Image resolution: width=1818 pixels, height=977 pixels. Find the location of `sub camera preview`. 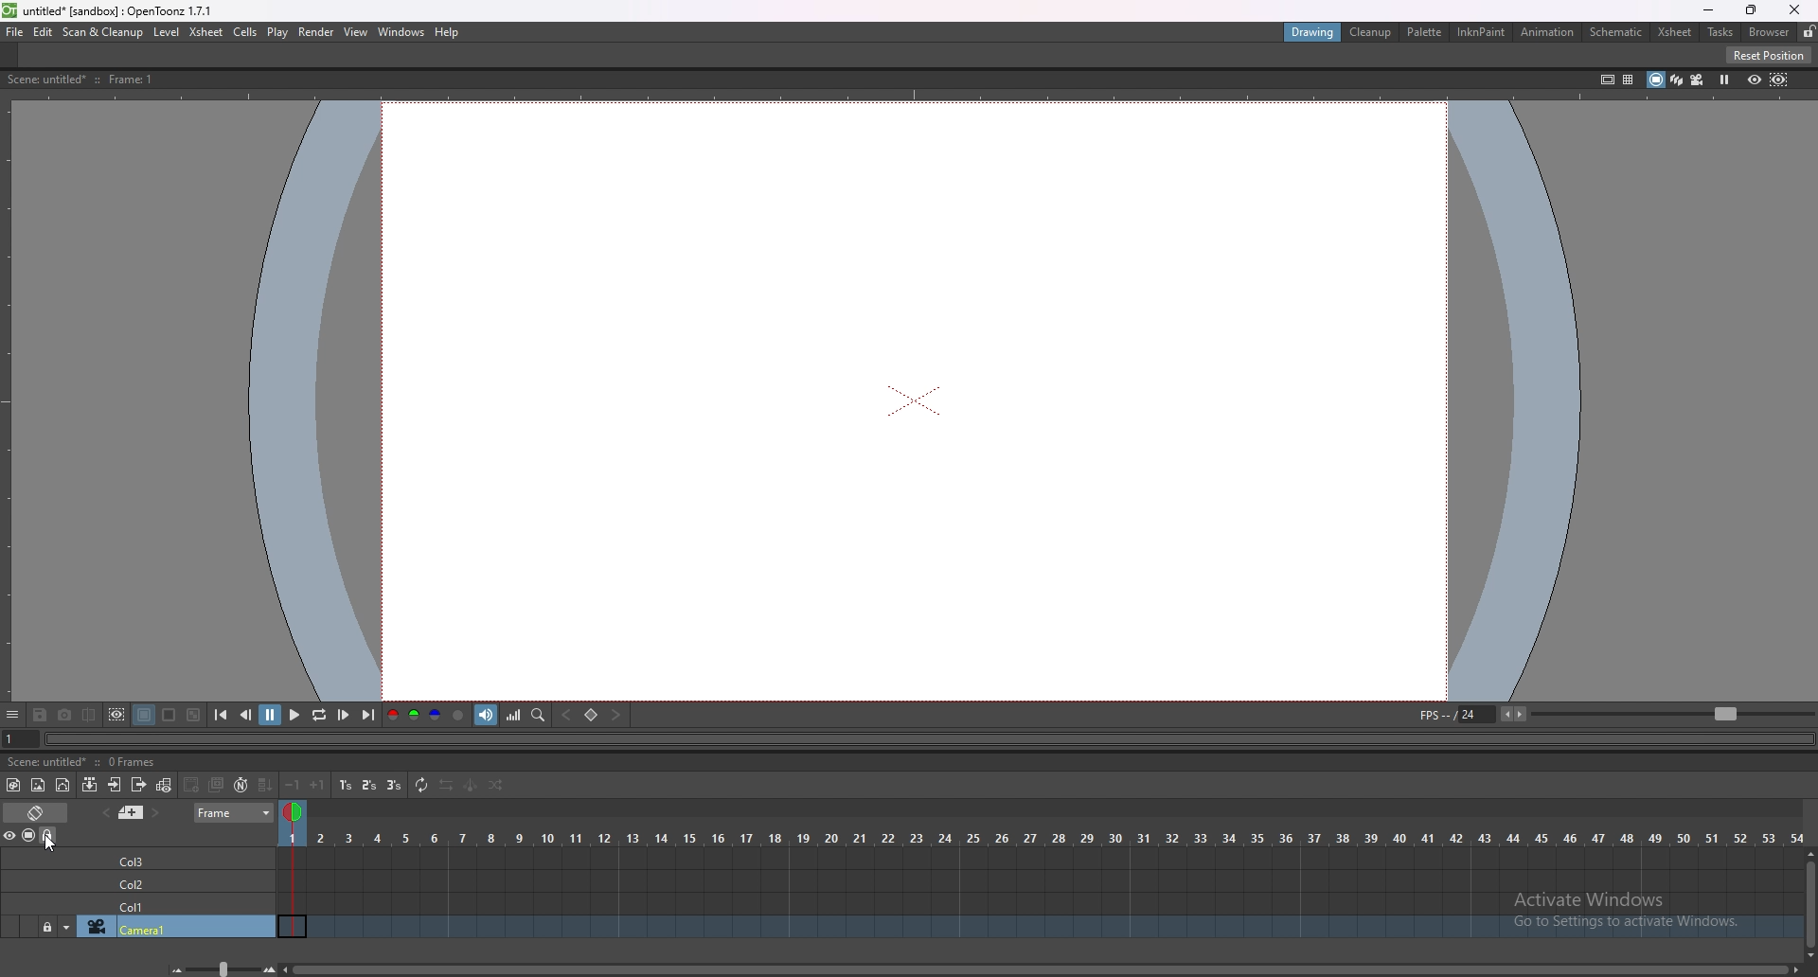

sub camera preview is located at coordinates (1779, 80).